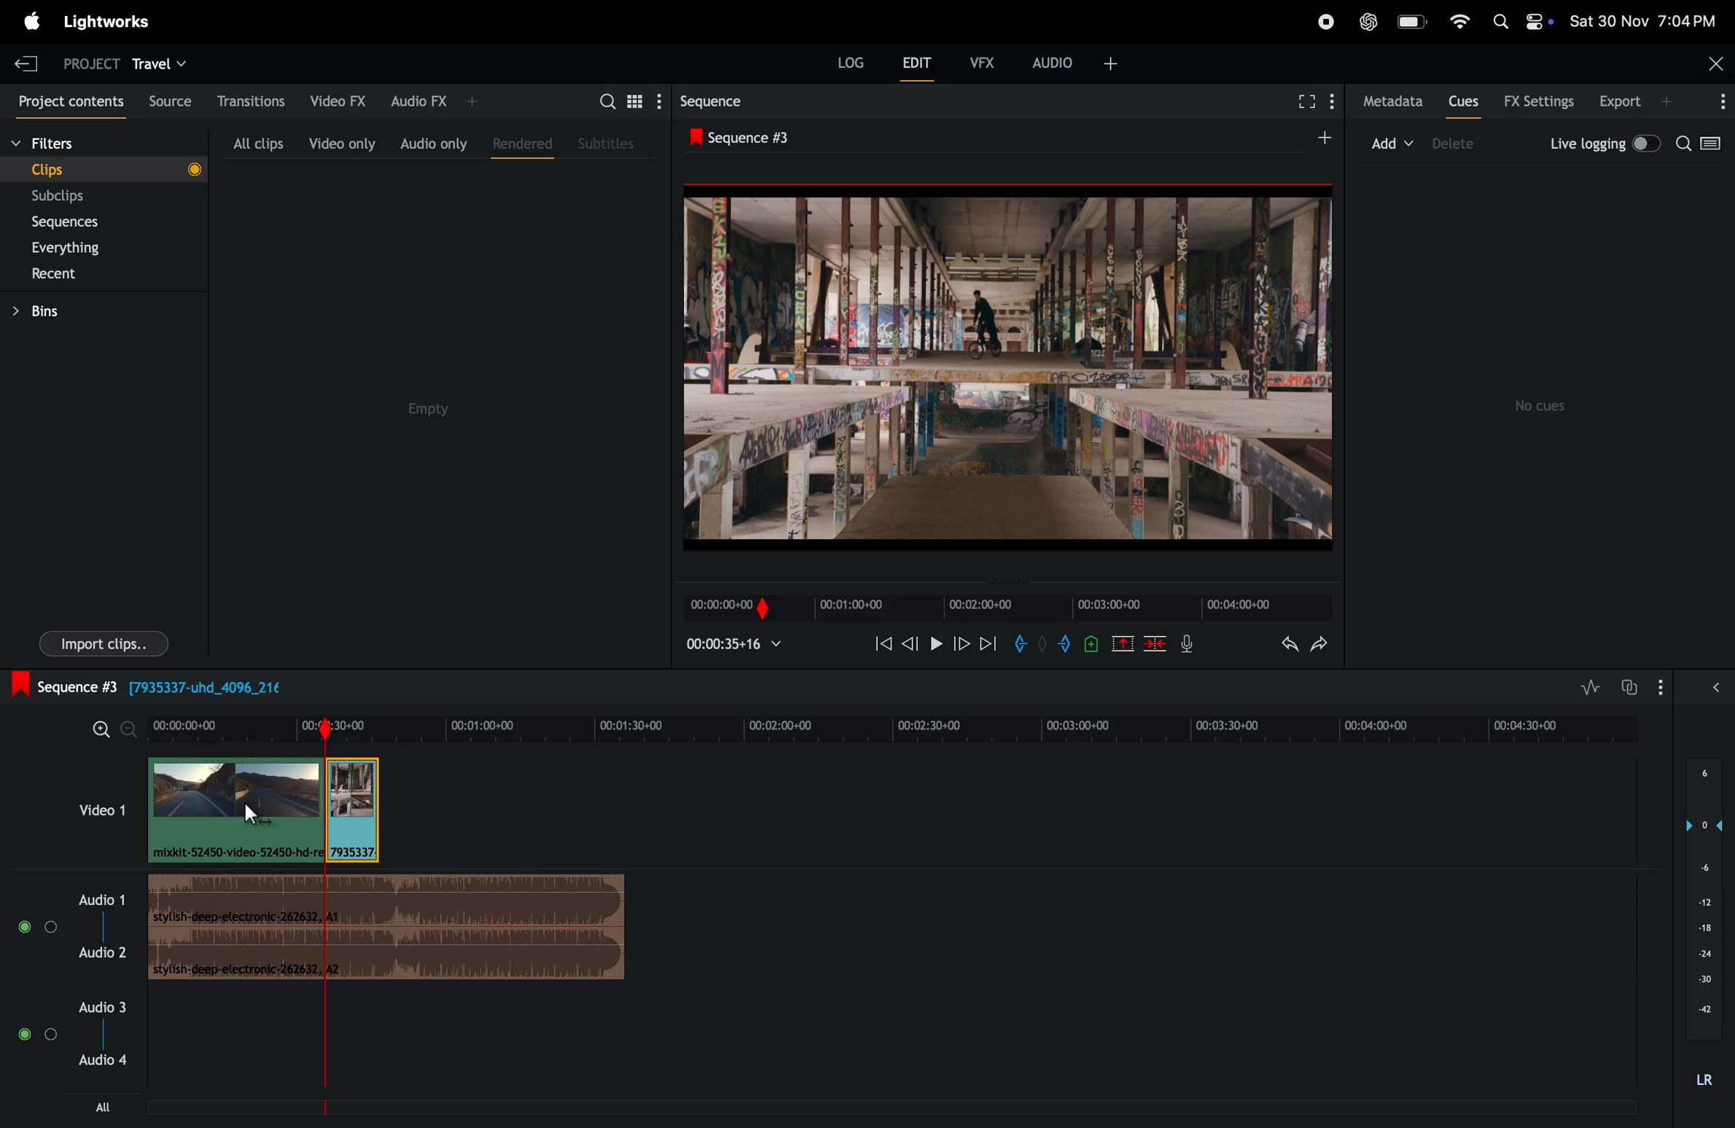 This screenshot has width=1735, height=1128. What do you see at coordinates (1586, 688) in the screenshot?
I see `toggle audio editing levels` at bounding box center [1586, 688].